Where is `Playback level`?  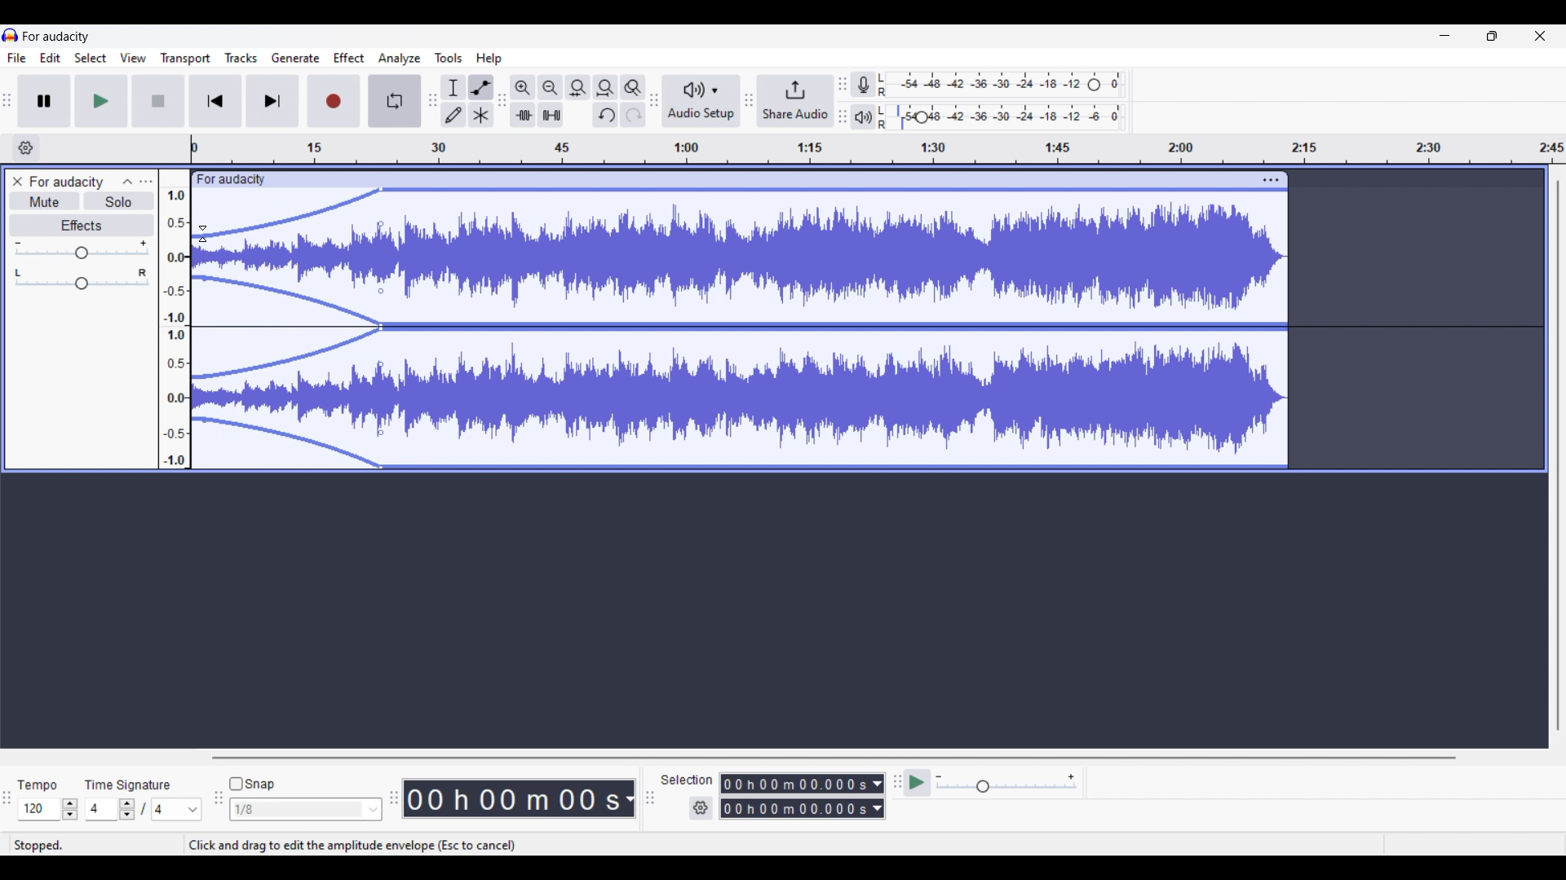 Playback level is located at coordinates (1001, 117).